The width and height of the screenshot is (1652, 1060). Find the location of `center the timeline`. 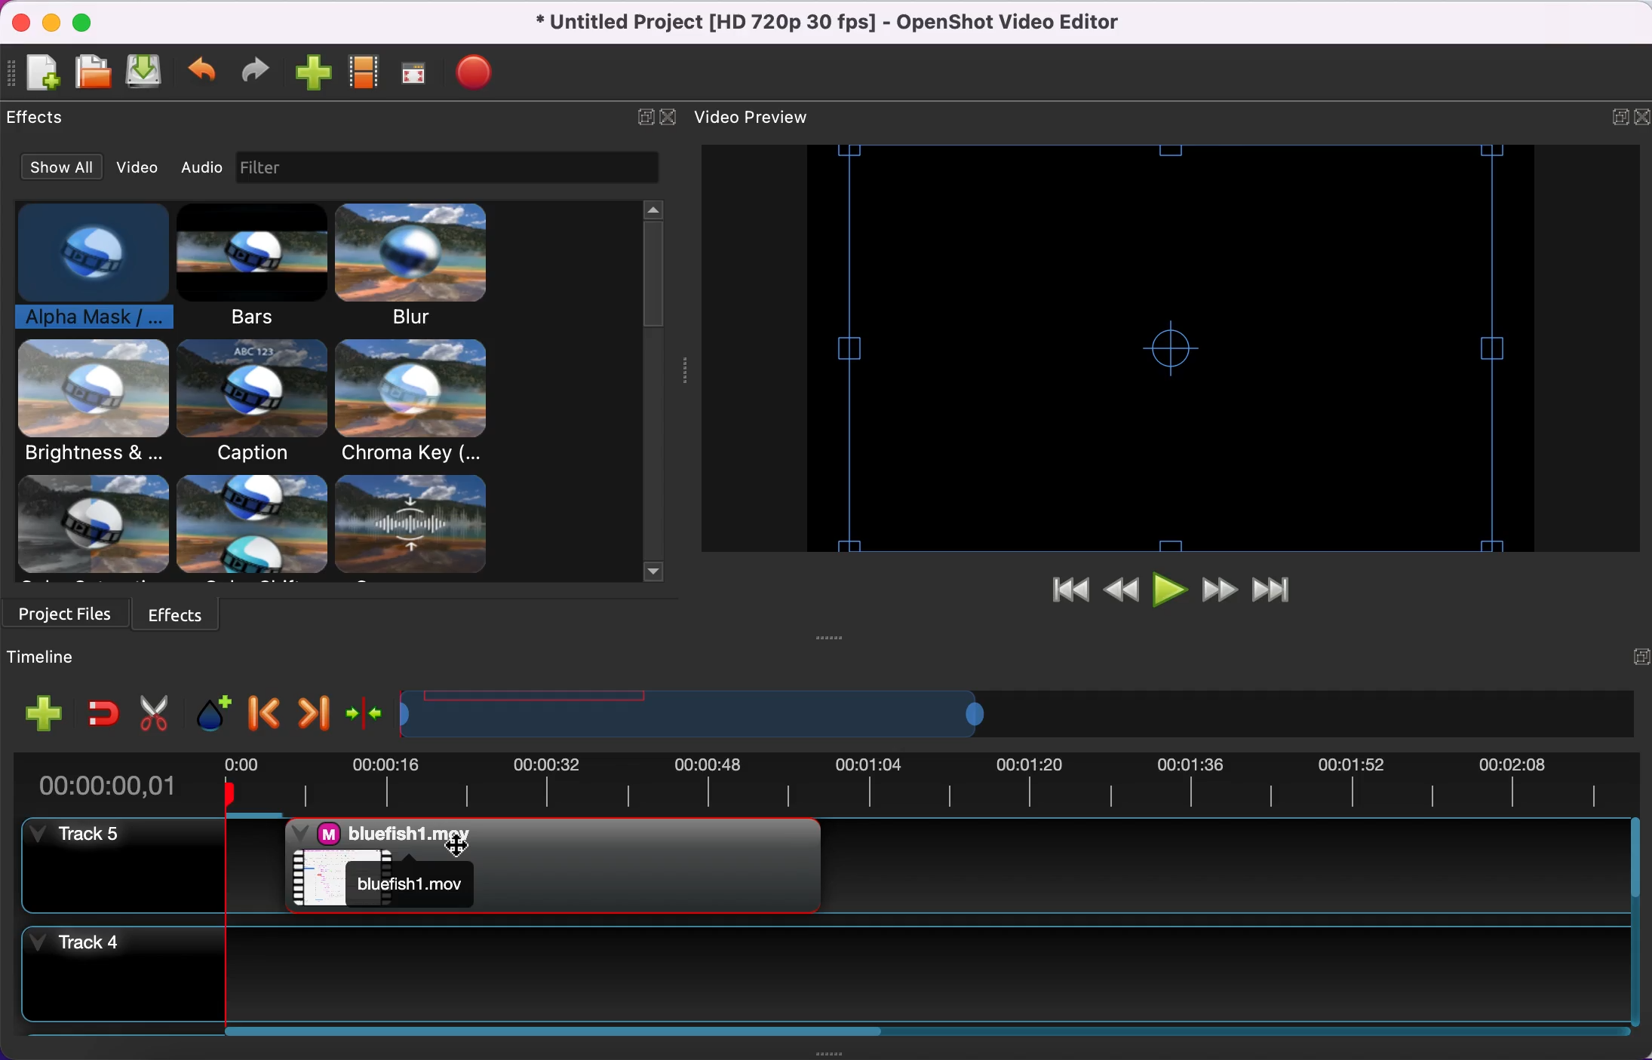

center the timeline is located at coordinates (362, 712).